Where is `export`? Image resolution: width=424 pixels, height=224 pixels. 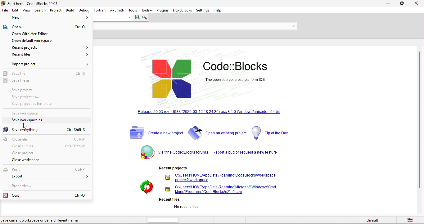
export is located at coordinates (51, 177).